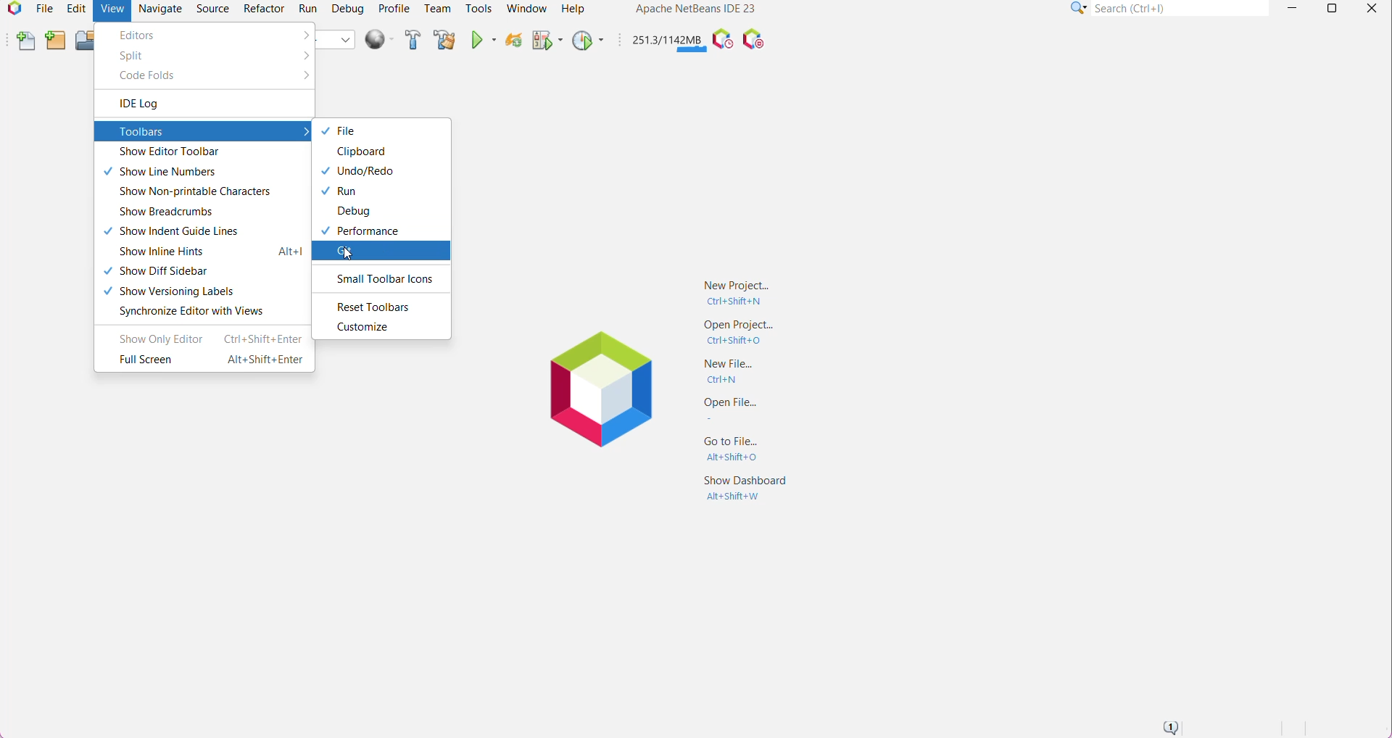 Image resolution: width=1392 pixels, height=738 pixels. What do you see at coordinates (1330, 9) in the screenshot?
I see `Restore Down` at bounding box center [1330, 9].